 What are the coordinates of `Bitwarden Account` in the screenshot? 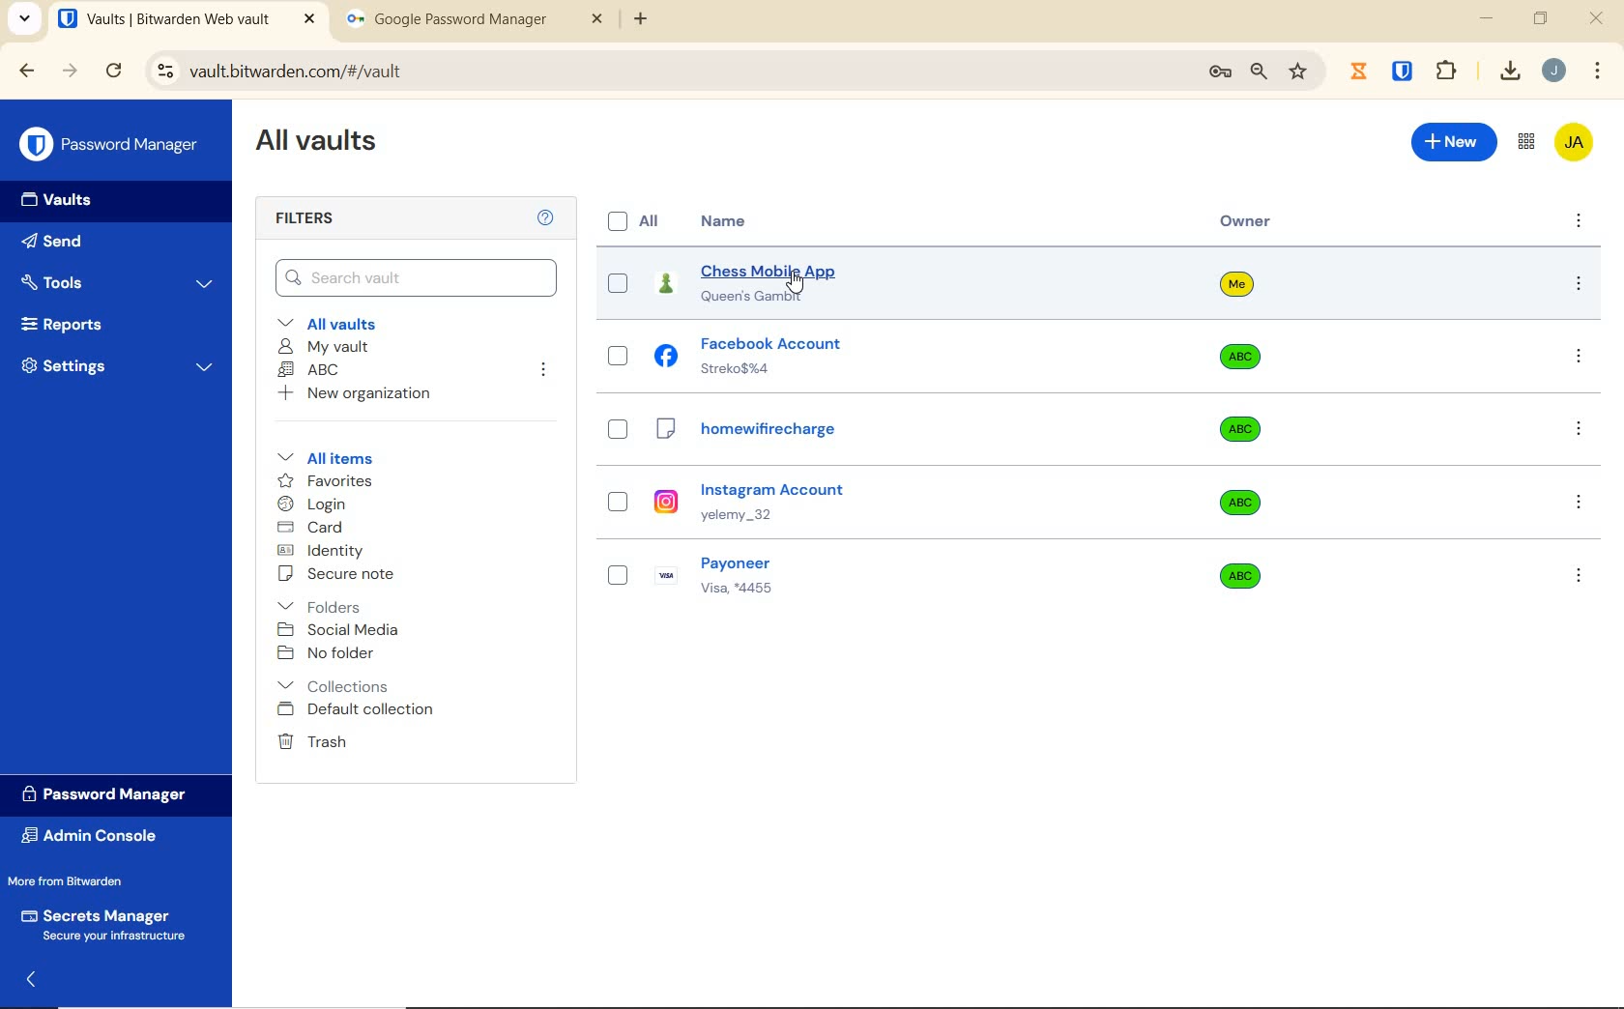 It's located at (1578, 146).